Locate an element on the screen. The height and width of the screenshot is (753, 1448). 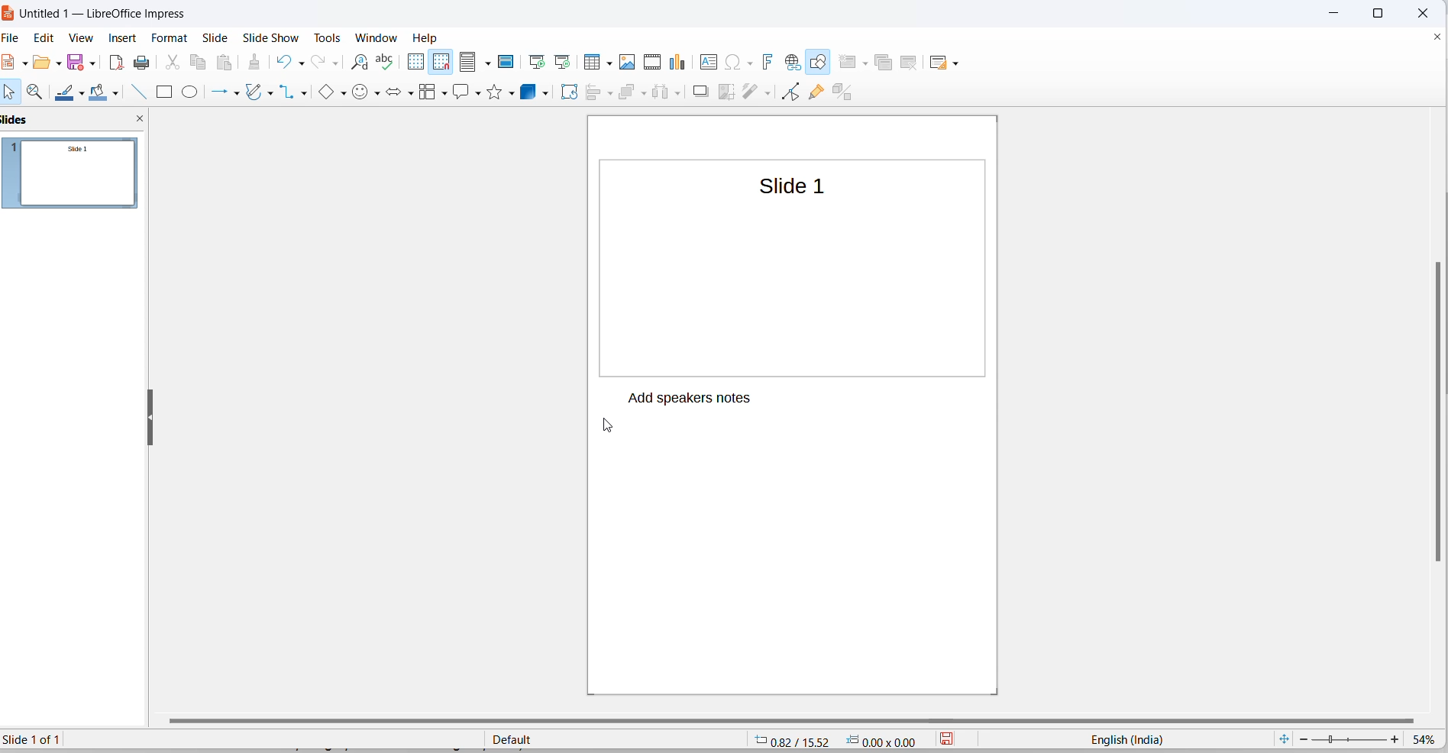
stars is located at coordinates (500, 91).